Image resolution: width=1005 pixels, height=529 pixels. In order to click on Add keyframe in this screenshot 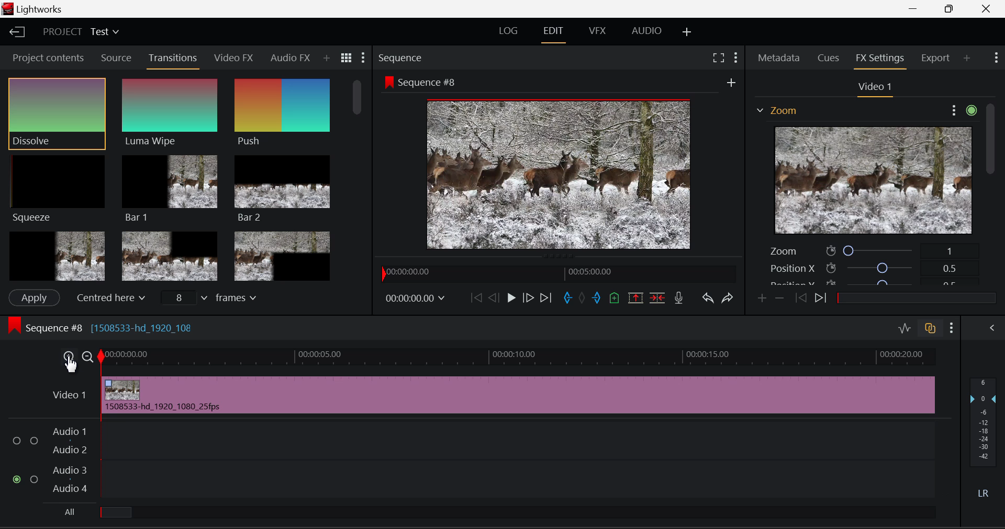, I will do `click(762, 297)`.